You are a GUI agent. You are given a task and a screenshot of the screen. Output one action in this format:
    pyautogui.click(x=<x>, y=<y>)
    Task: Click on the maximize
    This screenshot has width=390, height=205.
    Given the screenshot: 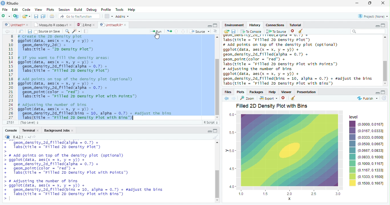 What is the action you would take?
    pyautogui.click(x=384, y=92)
    